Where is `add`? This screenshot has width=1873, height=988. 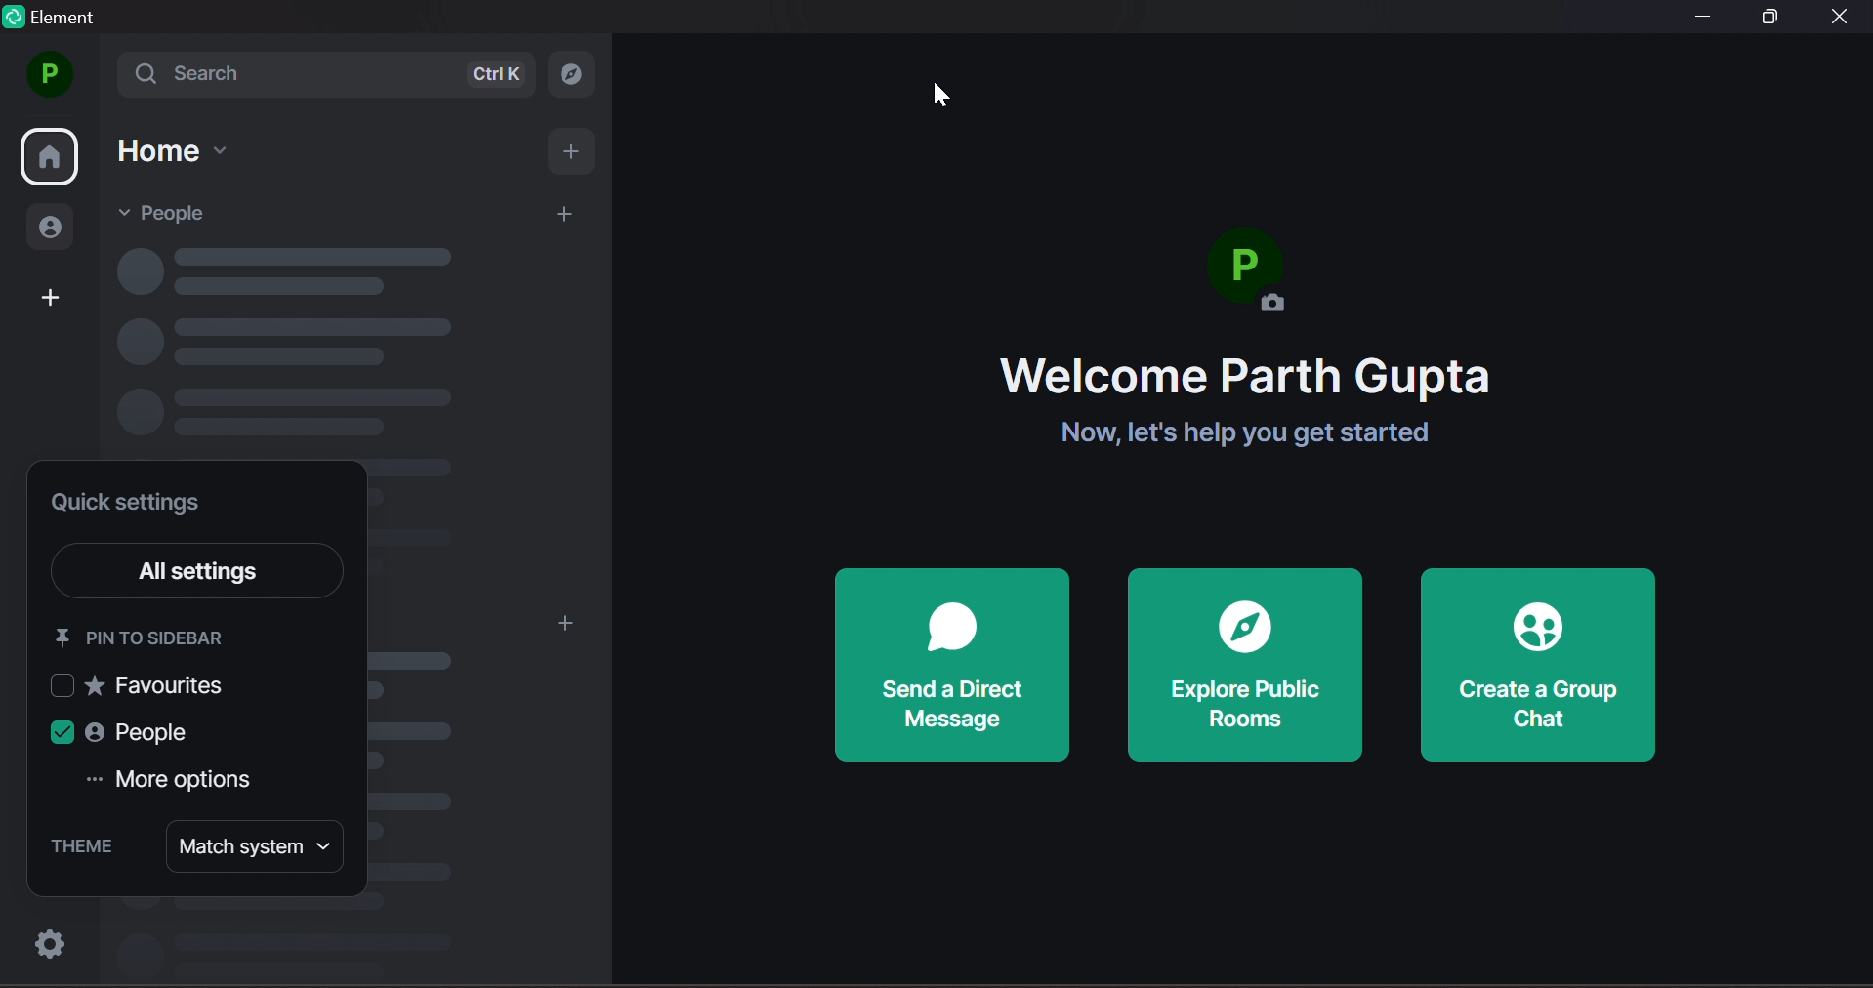
add is located at coordinates (566, 216).